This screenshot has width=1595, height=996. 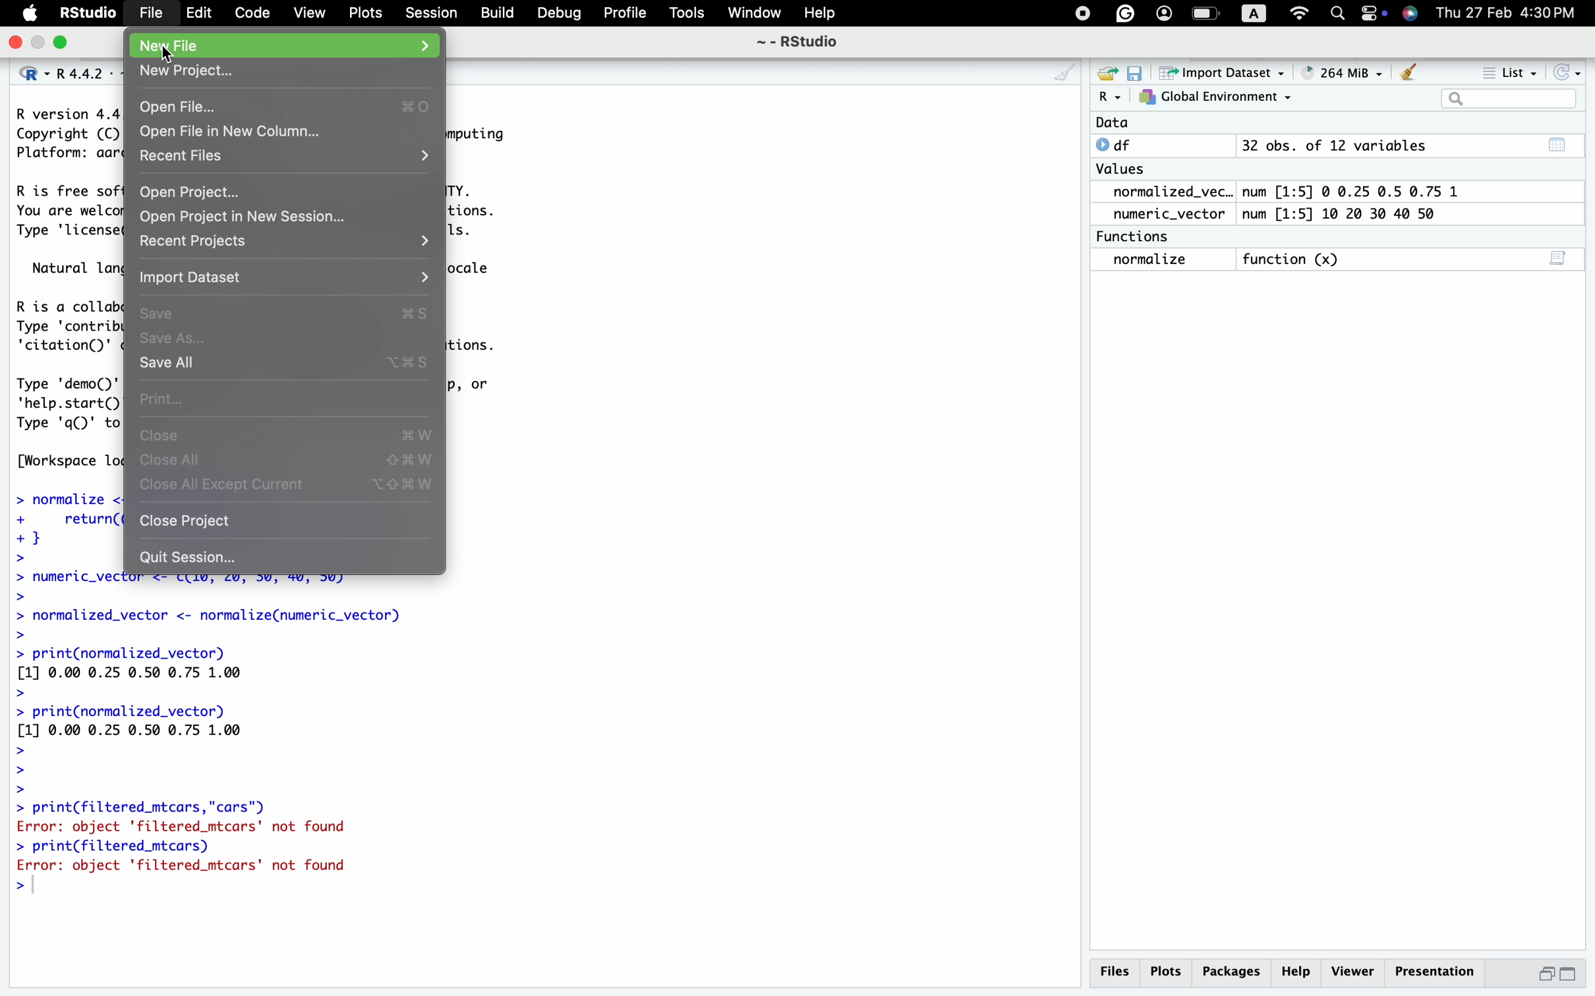 I want to click on Natural lang, so click(x=75, y=269).